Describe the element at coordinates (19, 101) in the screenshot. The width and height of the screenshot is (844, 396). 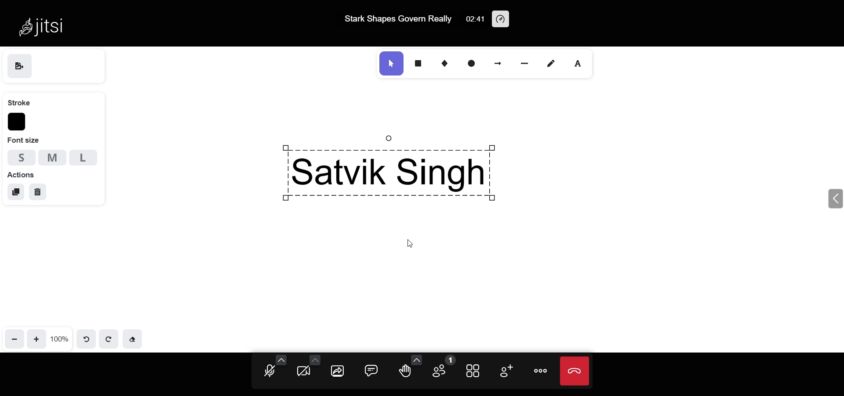
I see `stroke` at that location.